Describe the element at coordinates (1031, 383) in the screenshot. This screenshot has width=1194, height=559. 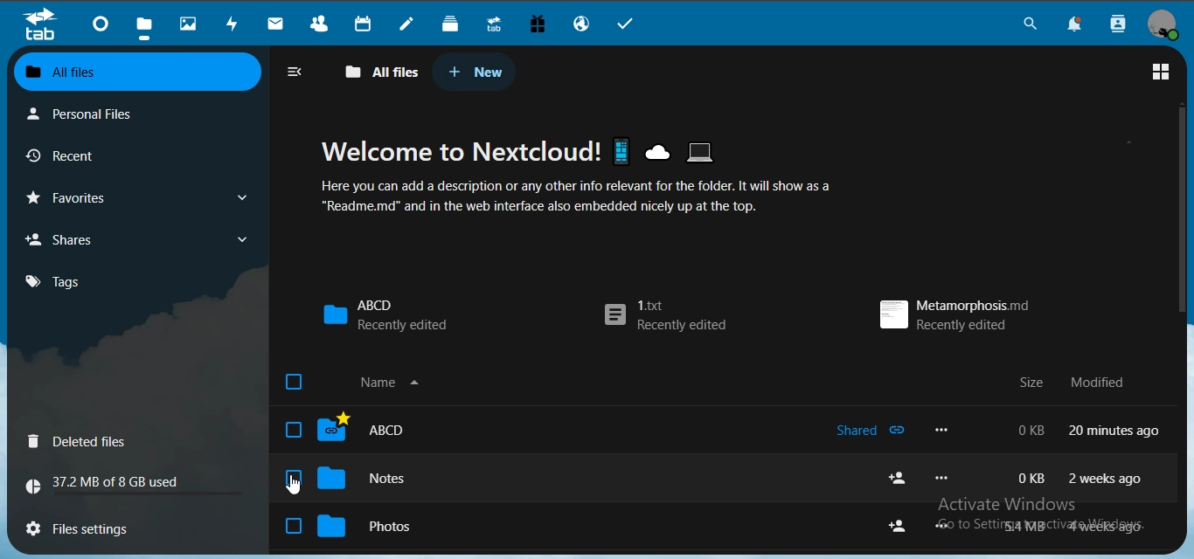
I see `Size` at that location.